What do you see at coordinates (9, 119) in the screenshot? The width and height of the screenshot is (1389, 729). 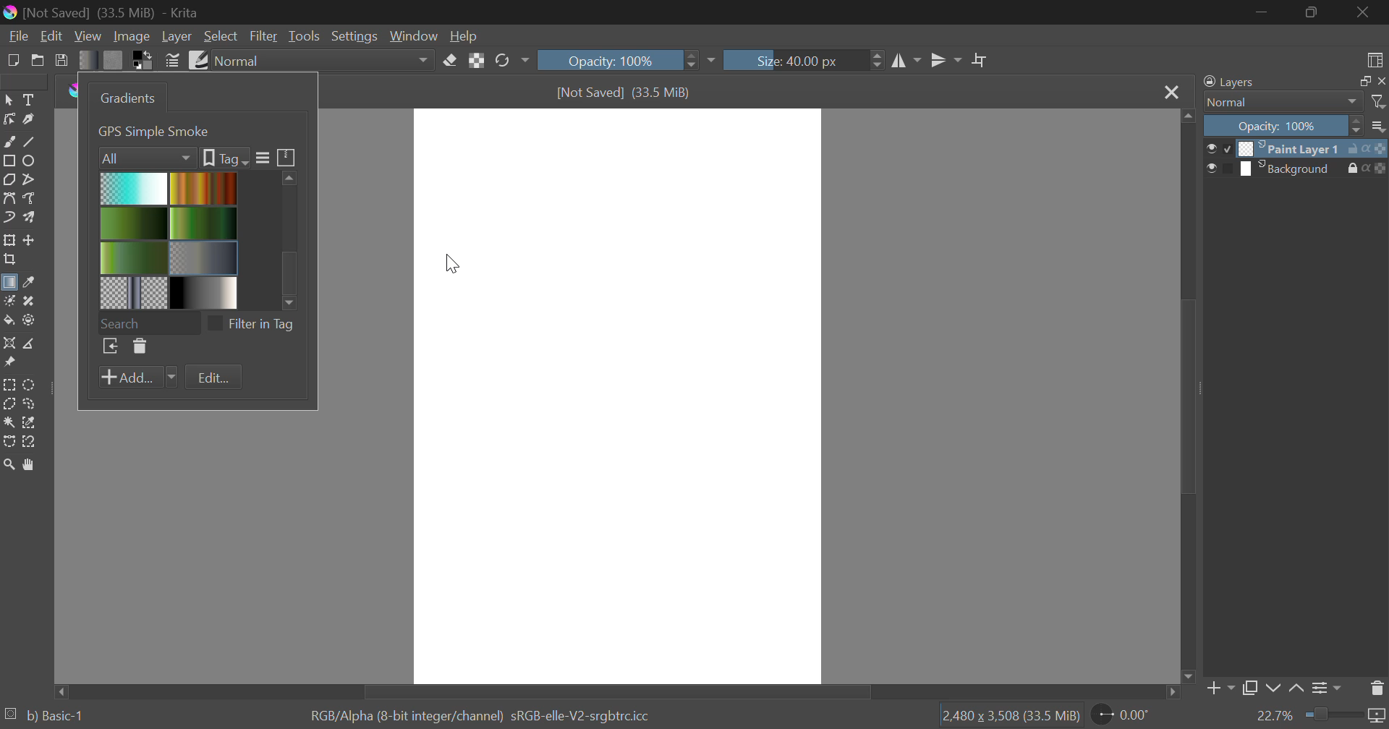 I see `Edit Shapes` at bounding box center [9, 119].